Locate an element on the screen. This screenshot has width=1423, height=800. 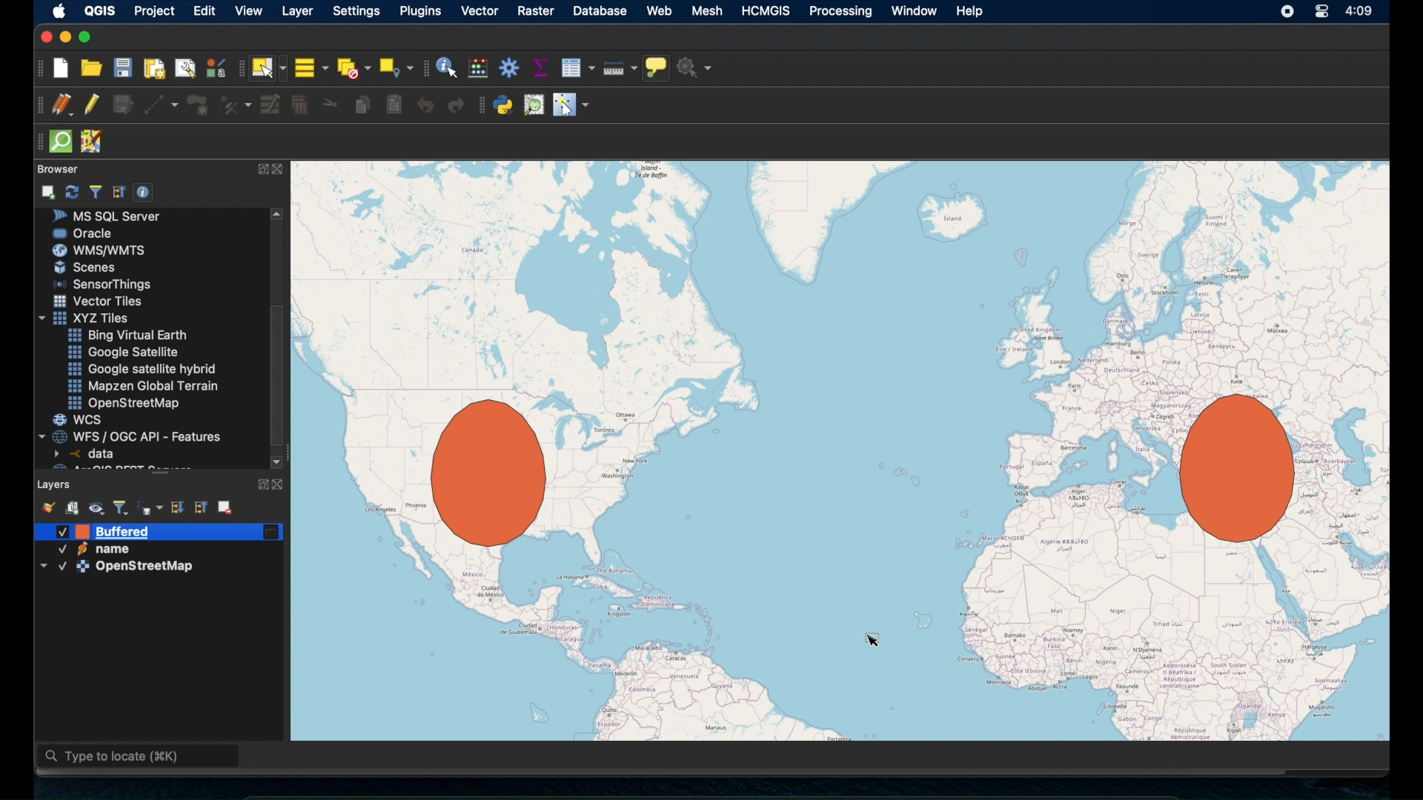
style manager is located at coordinates (47, 506).